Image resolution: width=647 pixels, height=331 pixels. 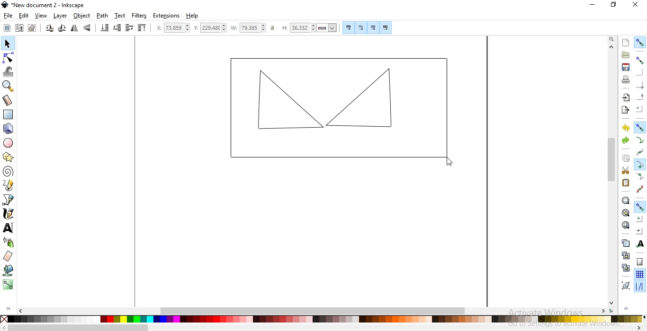 I want to click on export this document, so click(x=625, y=109).